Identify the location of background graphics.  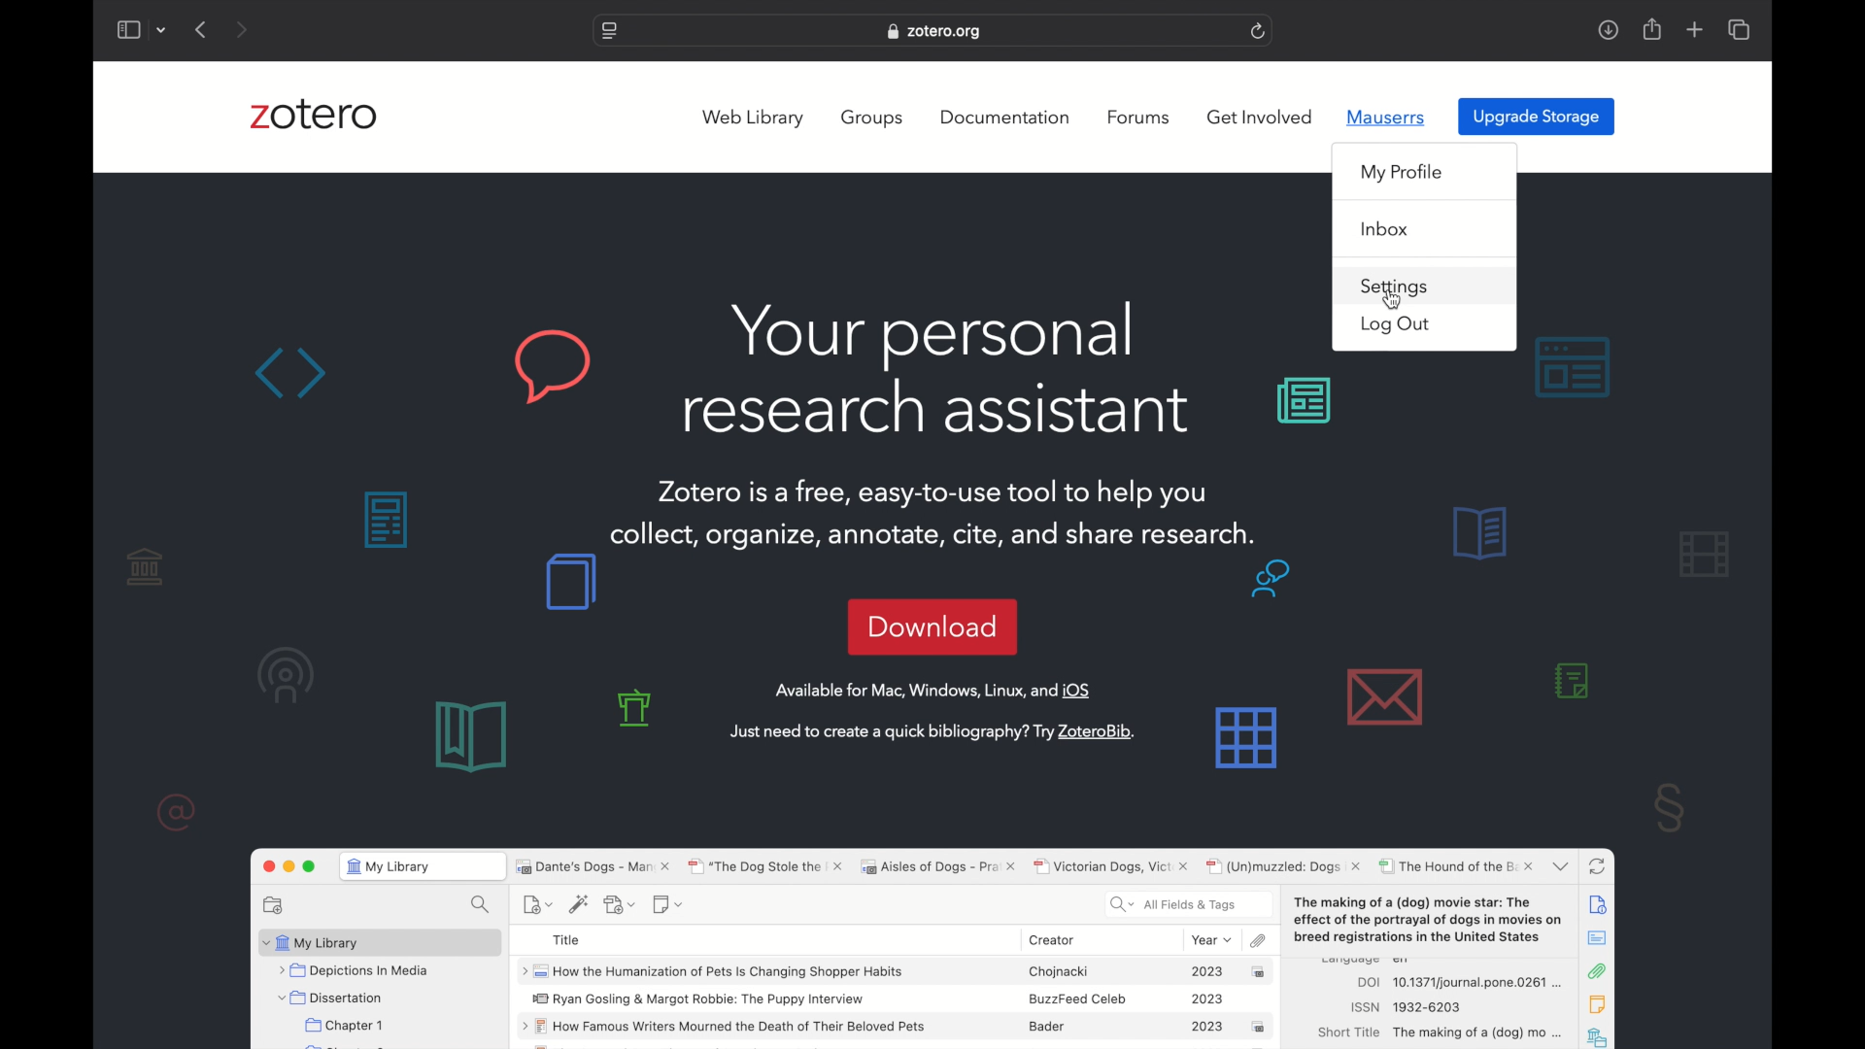
(1573, 366).